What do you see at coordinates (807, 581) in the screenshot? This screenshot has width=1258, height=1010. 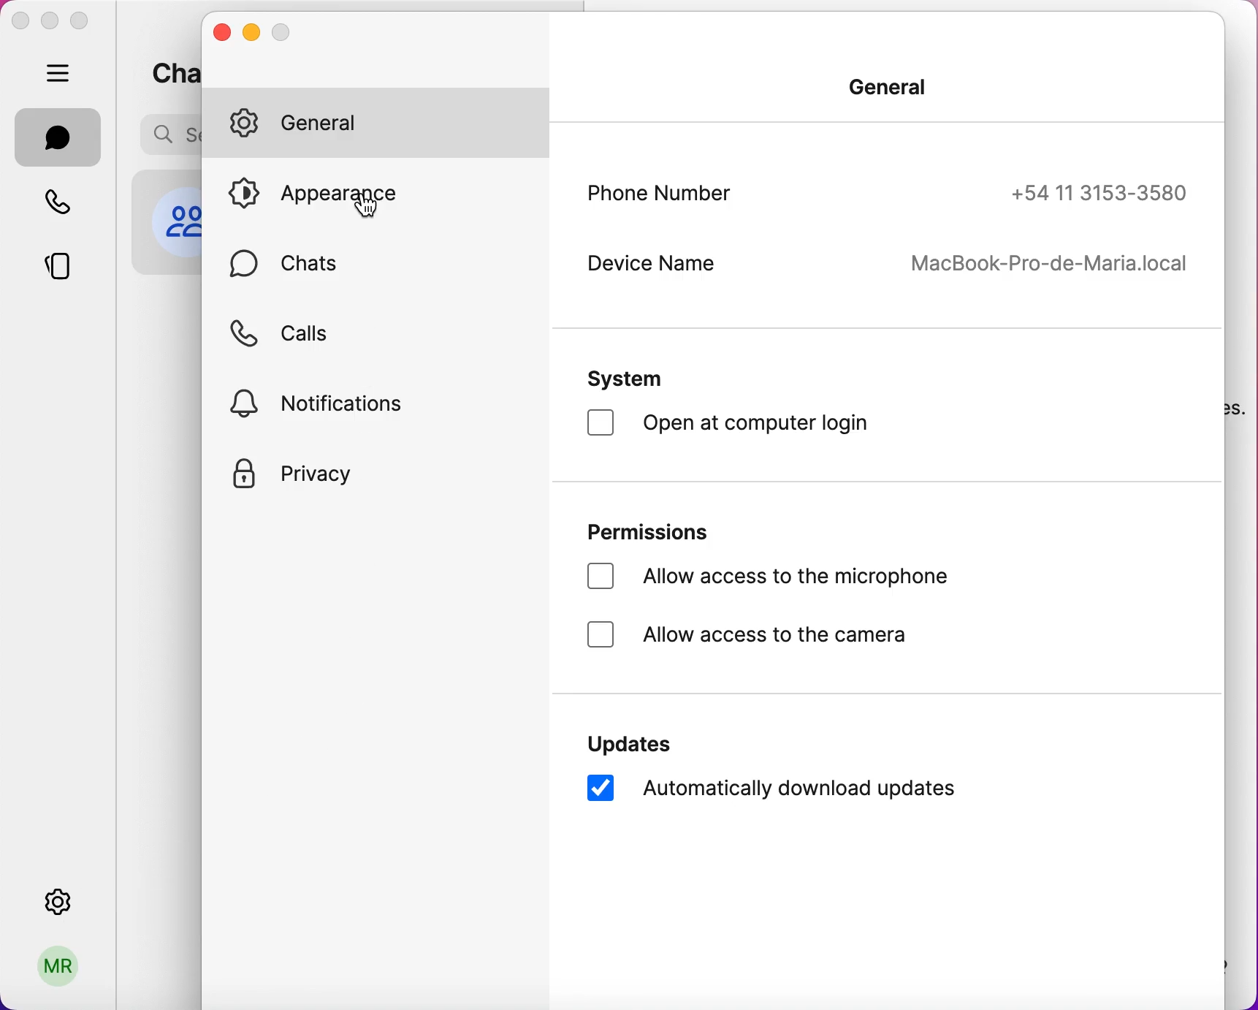 I see `allow access to the microphone` at bounding box center [807, 581].